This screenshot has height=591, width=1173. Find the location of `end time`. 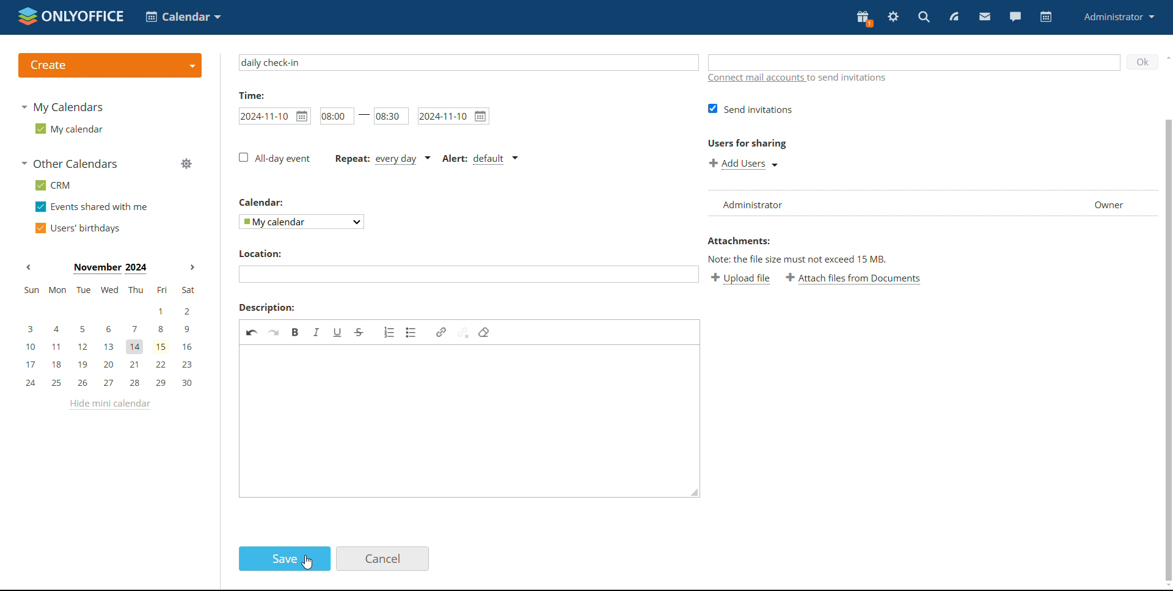

end time is located at coordinates (390, 117).